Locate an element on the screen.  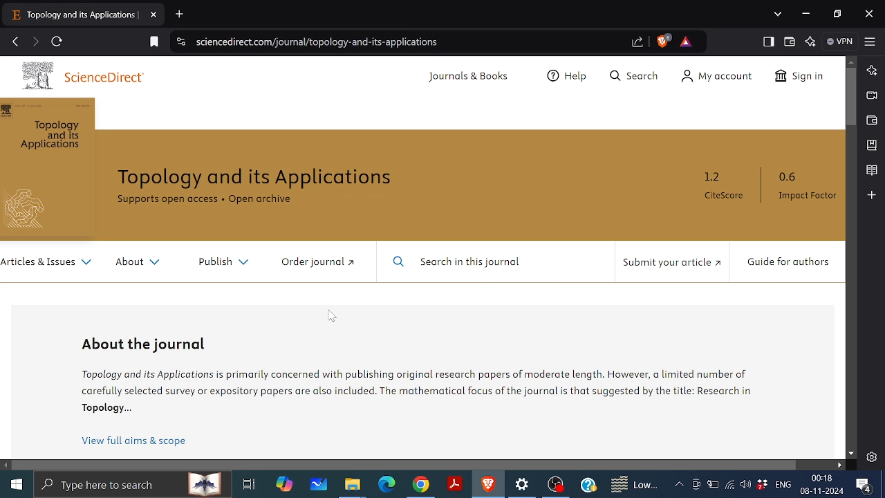
articles & issues is located at coordinates (48, 265).